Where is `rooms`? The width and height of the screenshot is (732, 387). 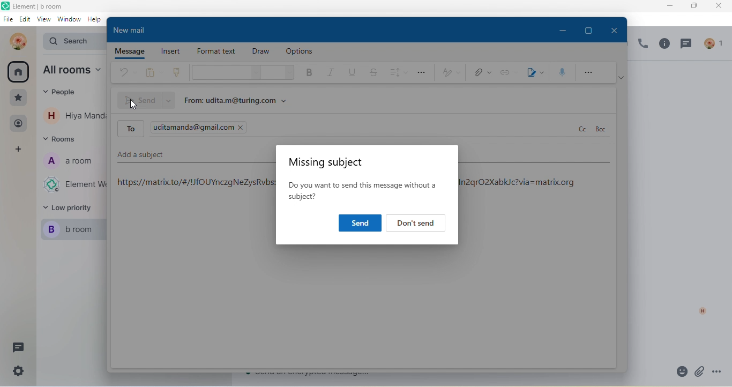 rooms is located at coordinates (62, 142).